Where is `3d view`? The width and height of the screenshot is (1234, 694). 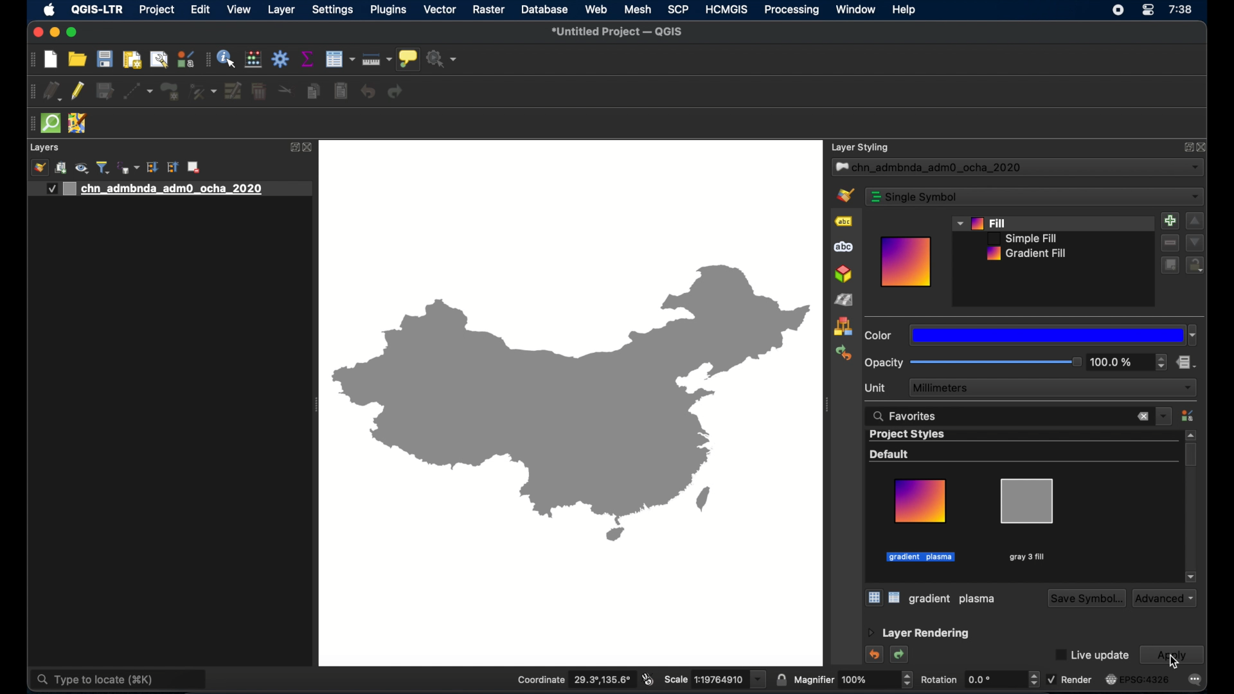
3d view is located at coordinates (843, 274).